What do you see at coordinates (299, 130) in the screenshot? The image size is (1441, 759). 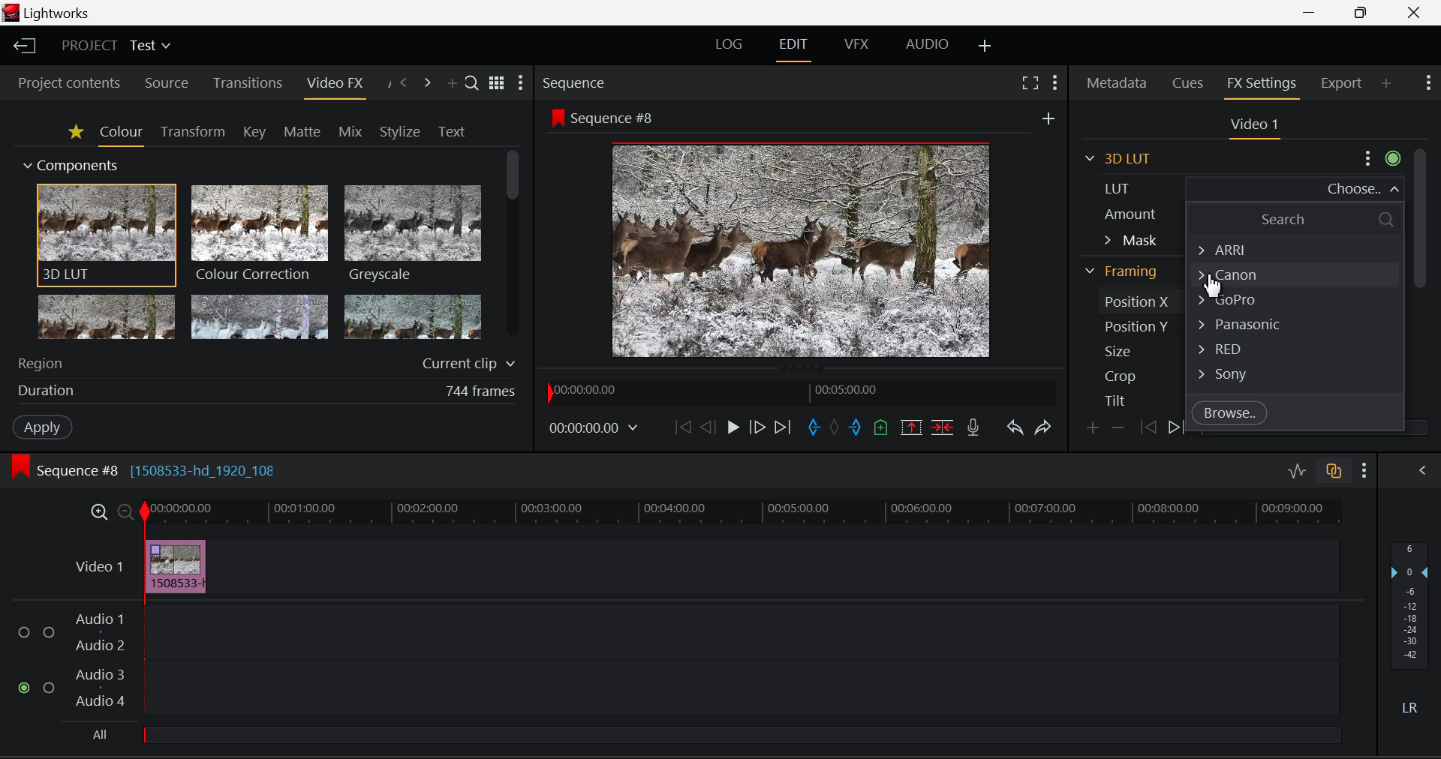 I see `Matte` at bounding box center [299, 130].